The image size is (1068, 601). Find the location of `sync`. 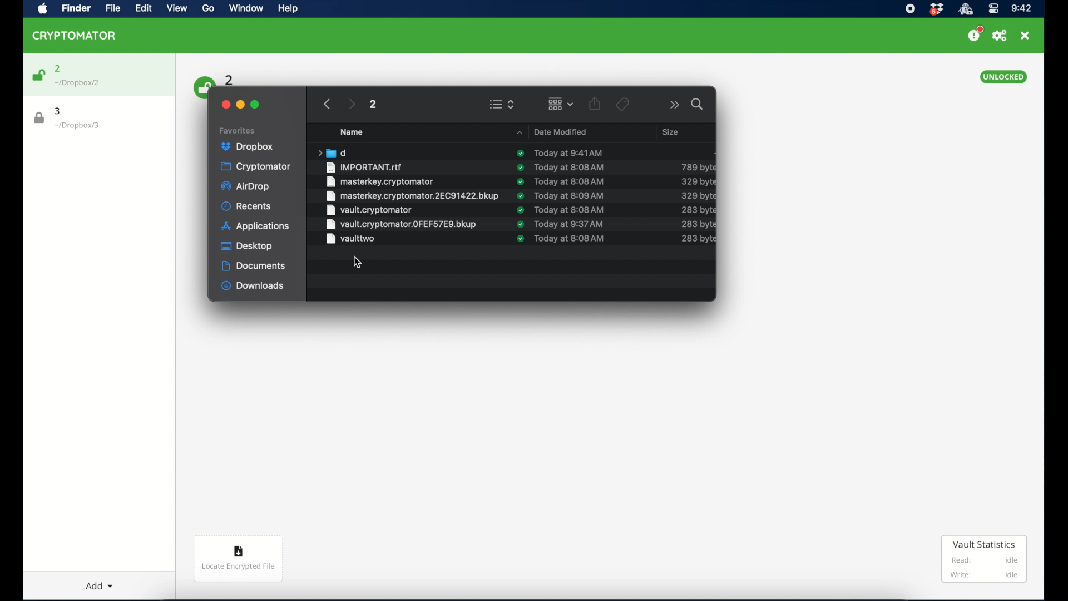

sync is located at coordinates (520, 181).